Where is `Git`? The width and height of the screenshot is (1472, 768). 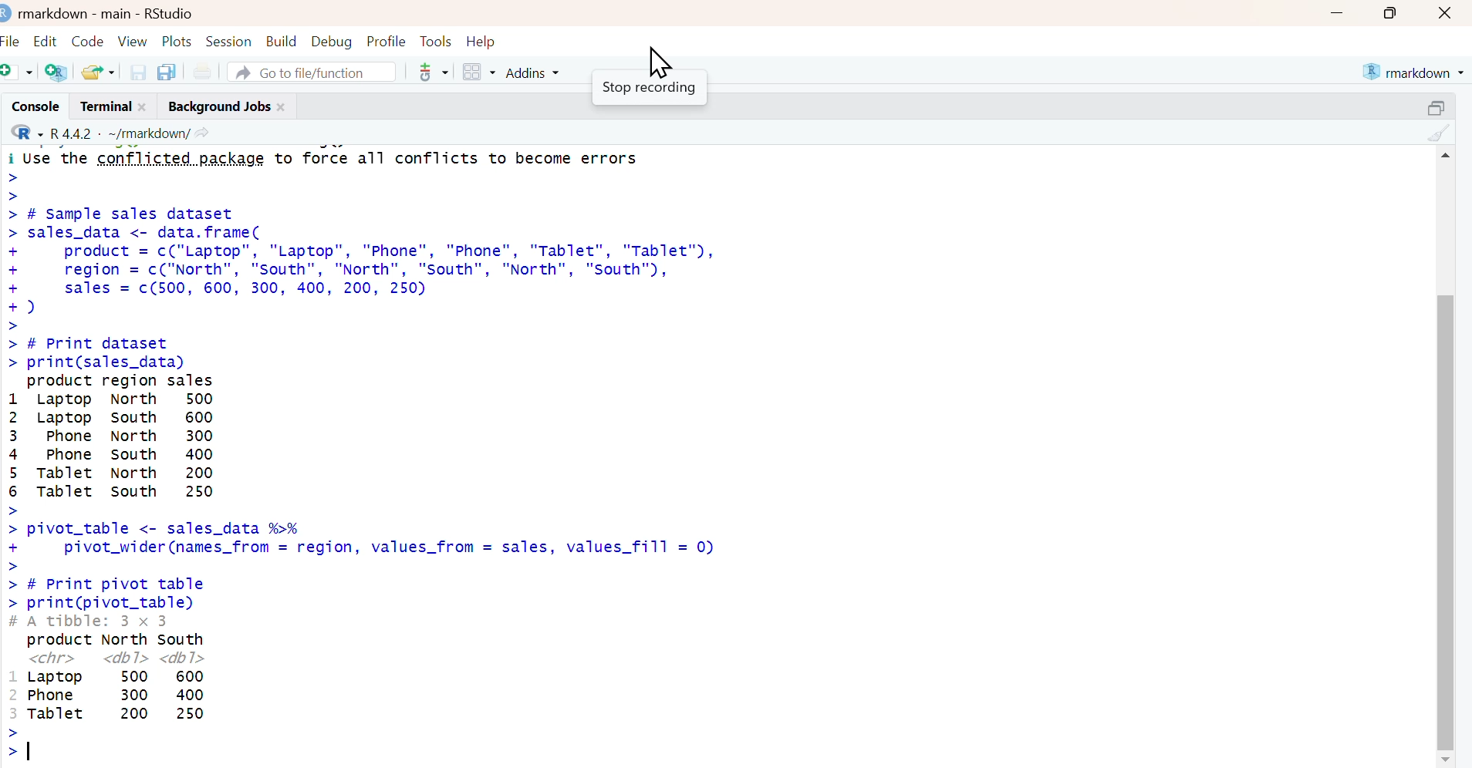 Git is located at coordinates (432, 73).